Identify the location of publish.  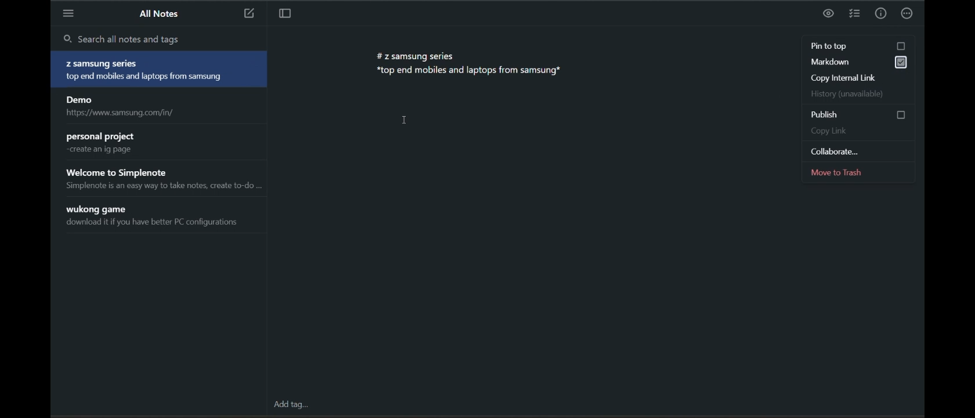
(857, 114).